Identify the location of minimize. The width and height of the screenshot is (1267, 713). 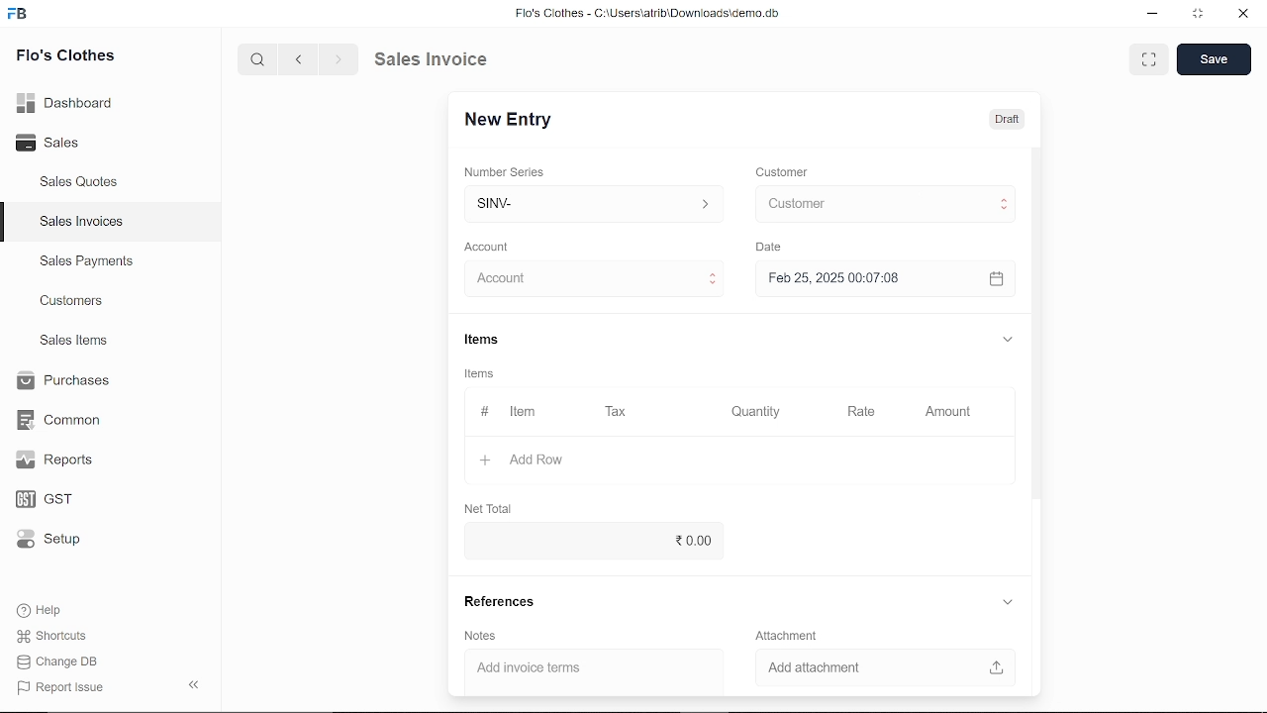
(1153, 16).